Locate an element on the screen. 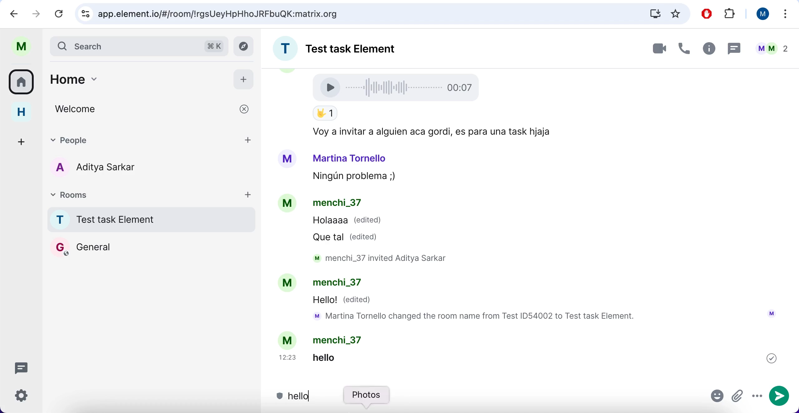  videocall is located at coordinates (659, 48).